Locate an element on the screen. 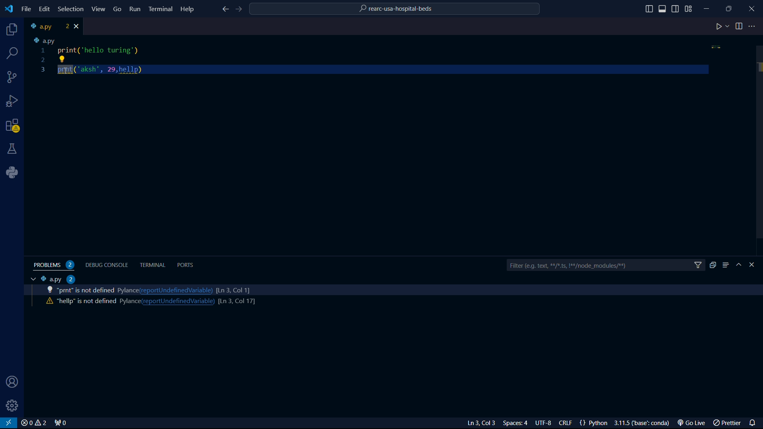 The height and width of the screenshot is (429, 763). connections is located at coordinates (12, 77).